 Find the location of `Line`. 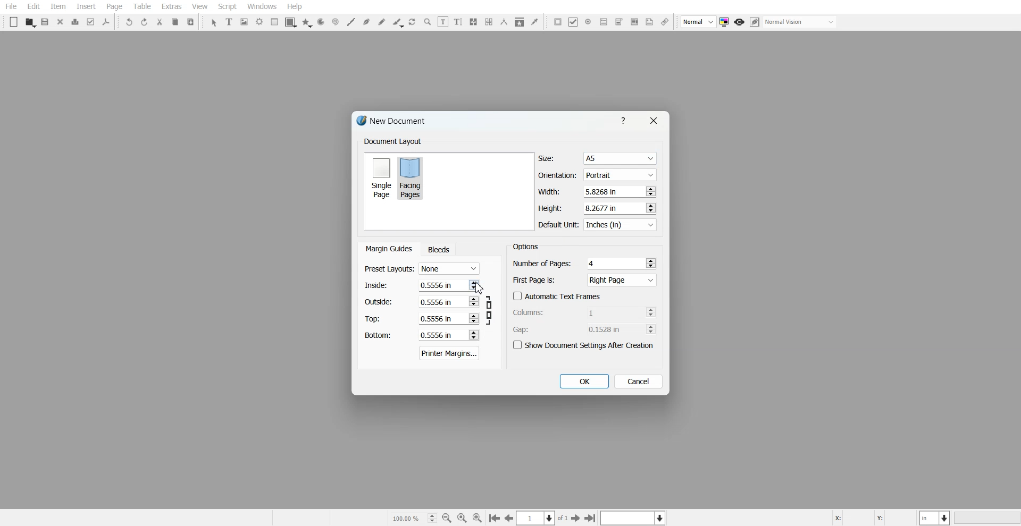

Line is located at coordinates (350, 22).